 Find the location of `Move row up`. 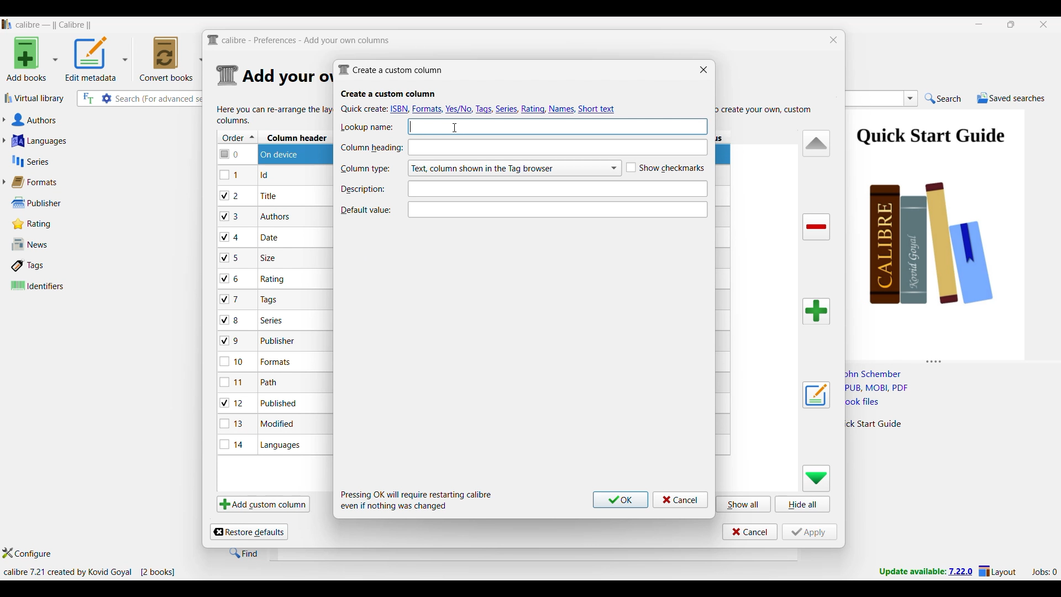

Move row up is located at coordinates (817, 143).